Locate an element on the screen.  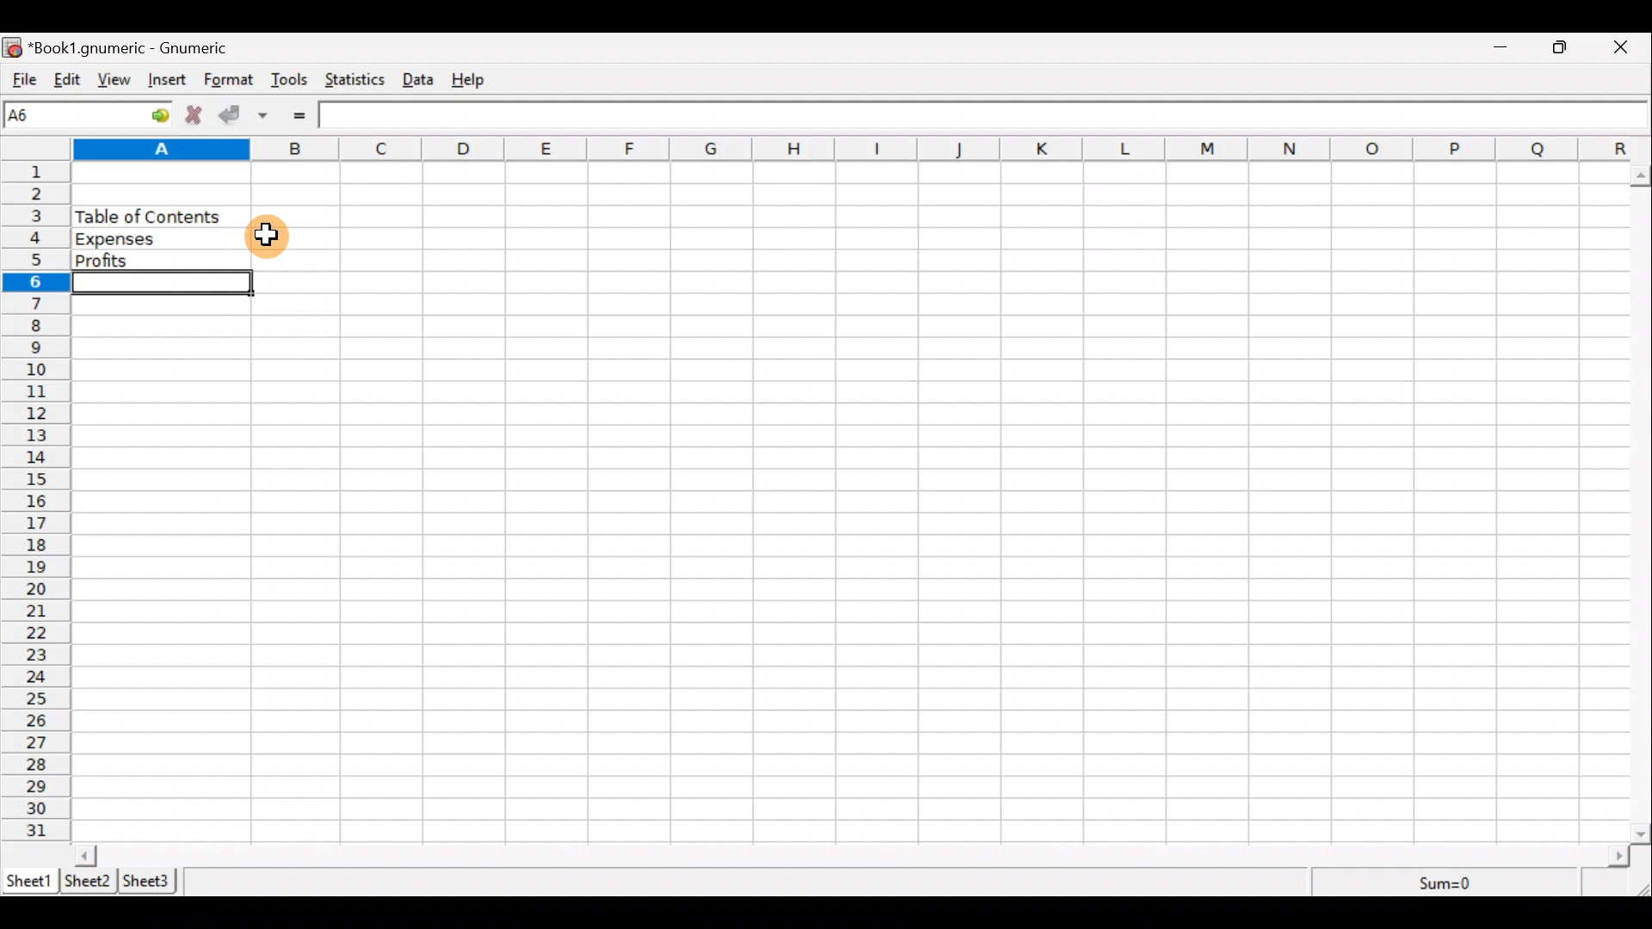
Profits is located at coordinates (159, 261).